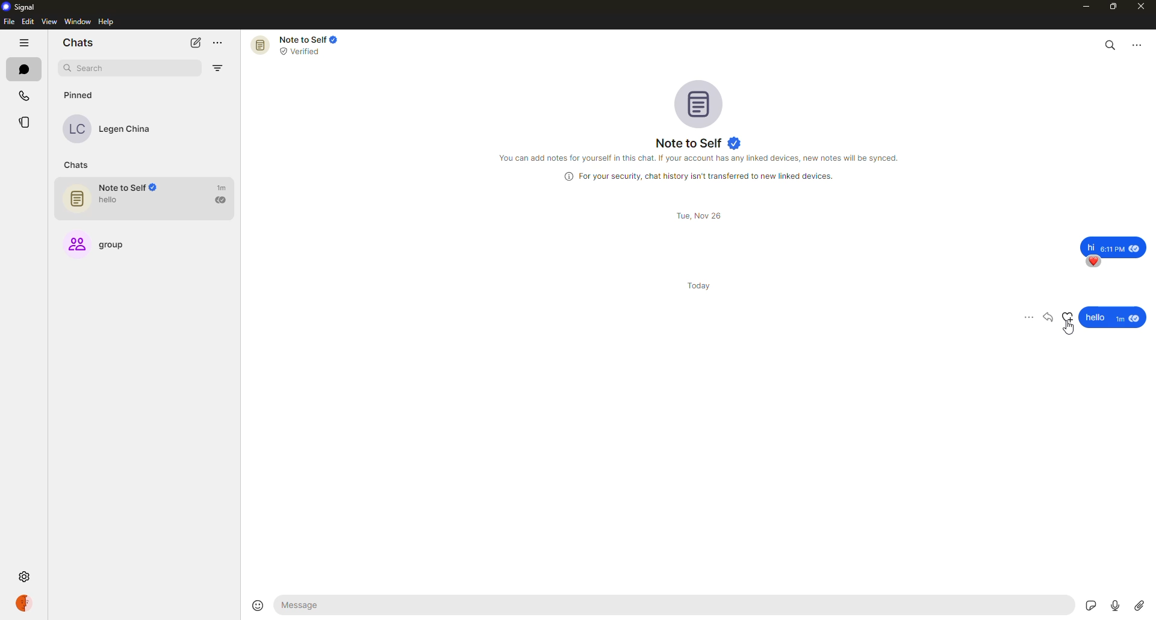 This screenshot has width=1156, height=620. What do you see at coordinates (701, 176) in the screenshot?
I see `info` at bounding box center [701, 176].